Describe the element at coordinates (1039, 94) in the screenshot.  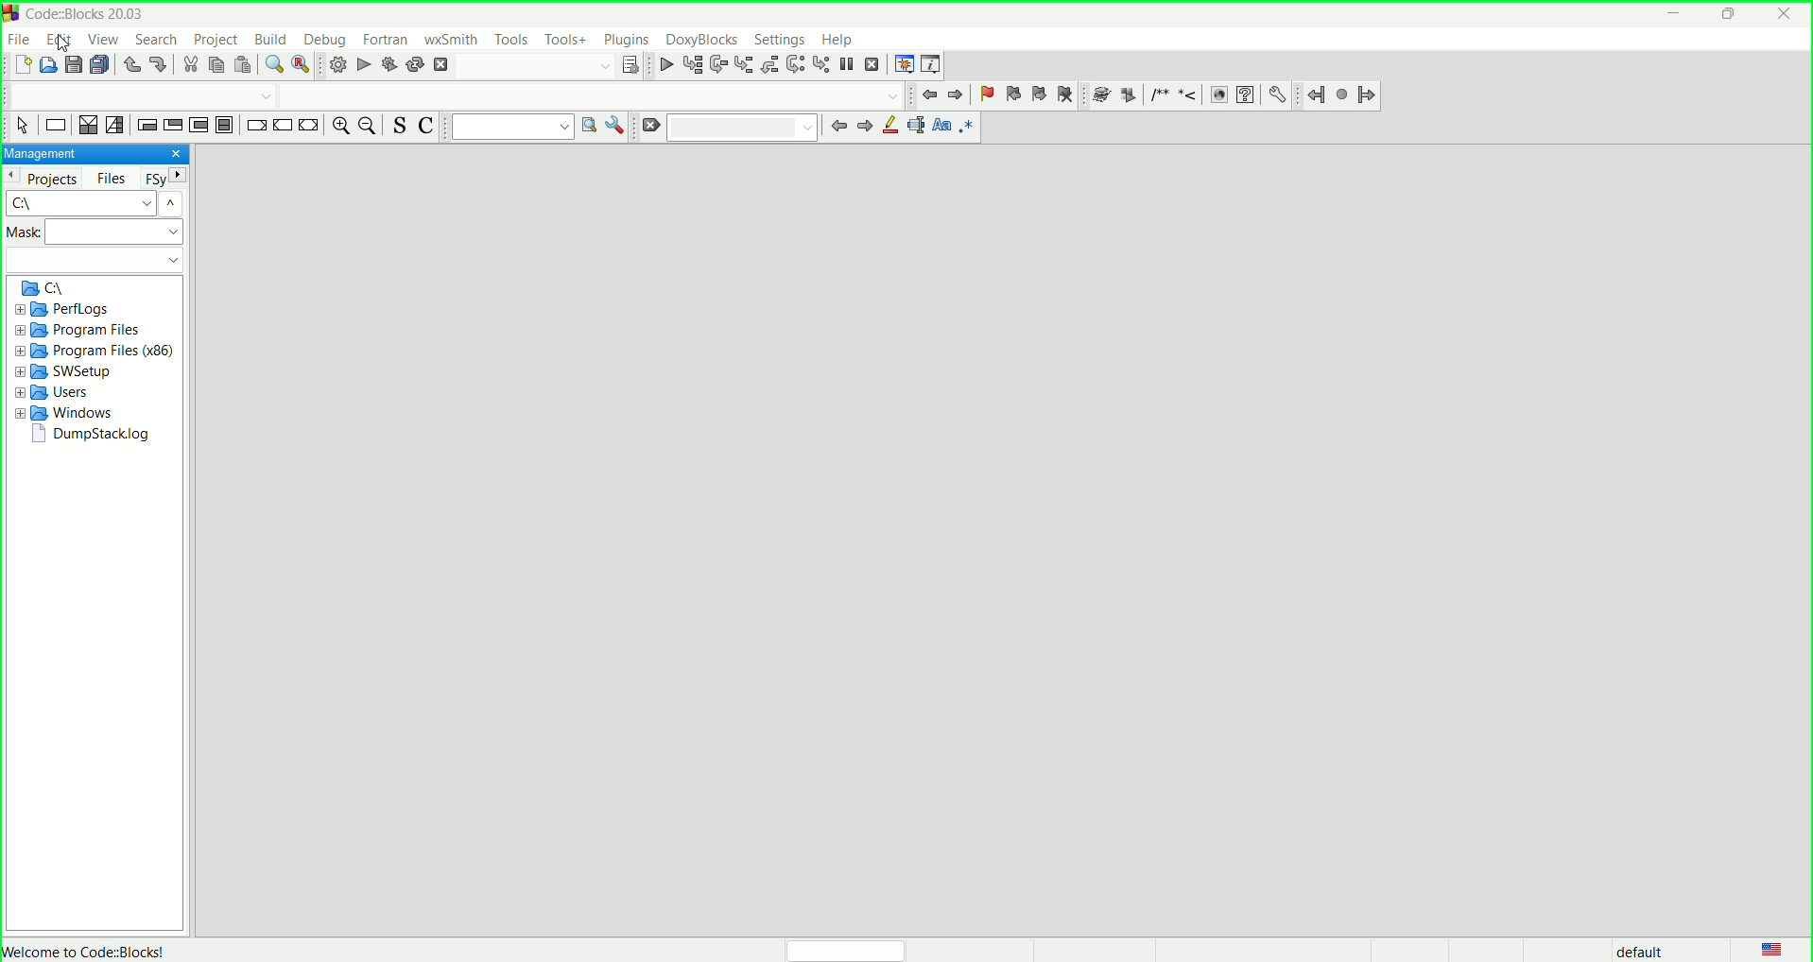
I see `next bookmark` at that location.